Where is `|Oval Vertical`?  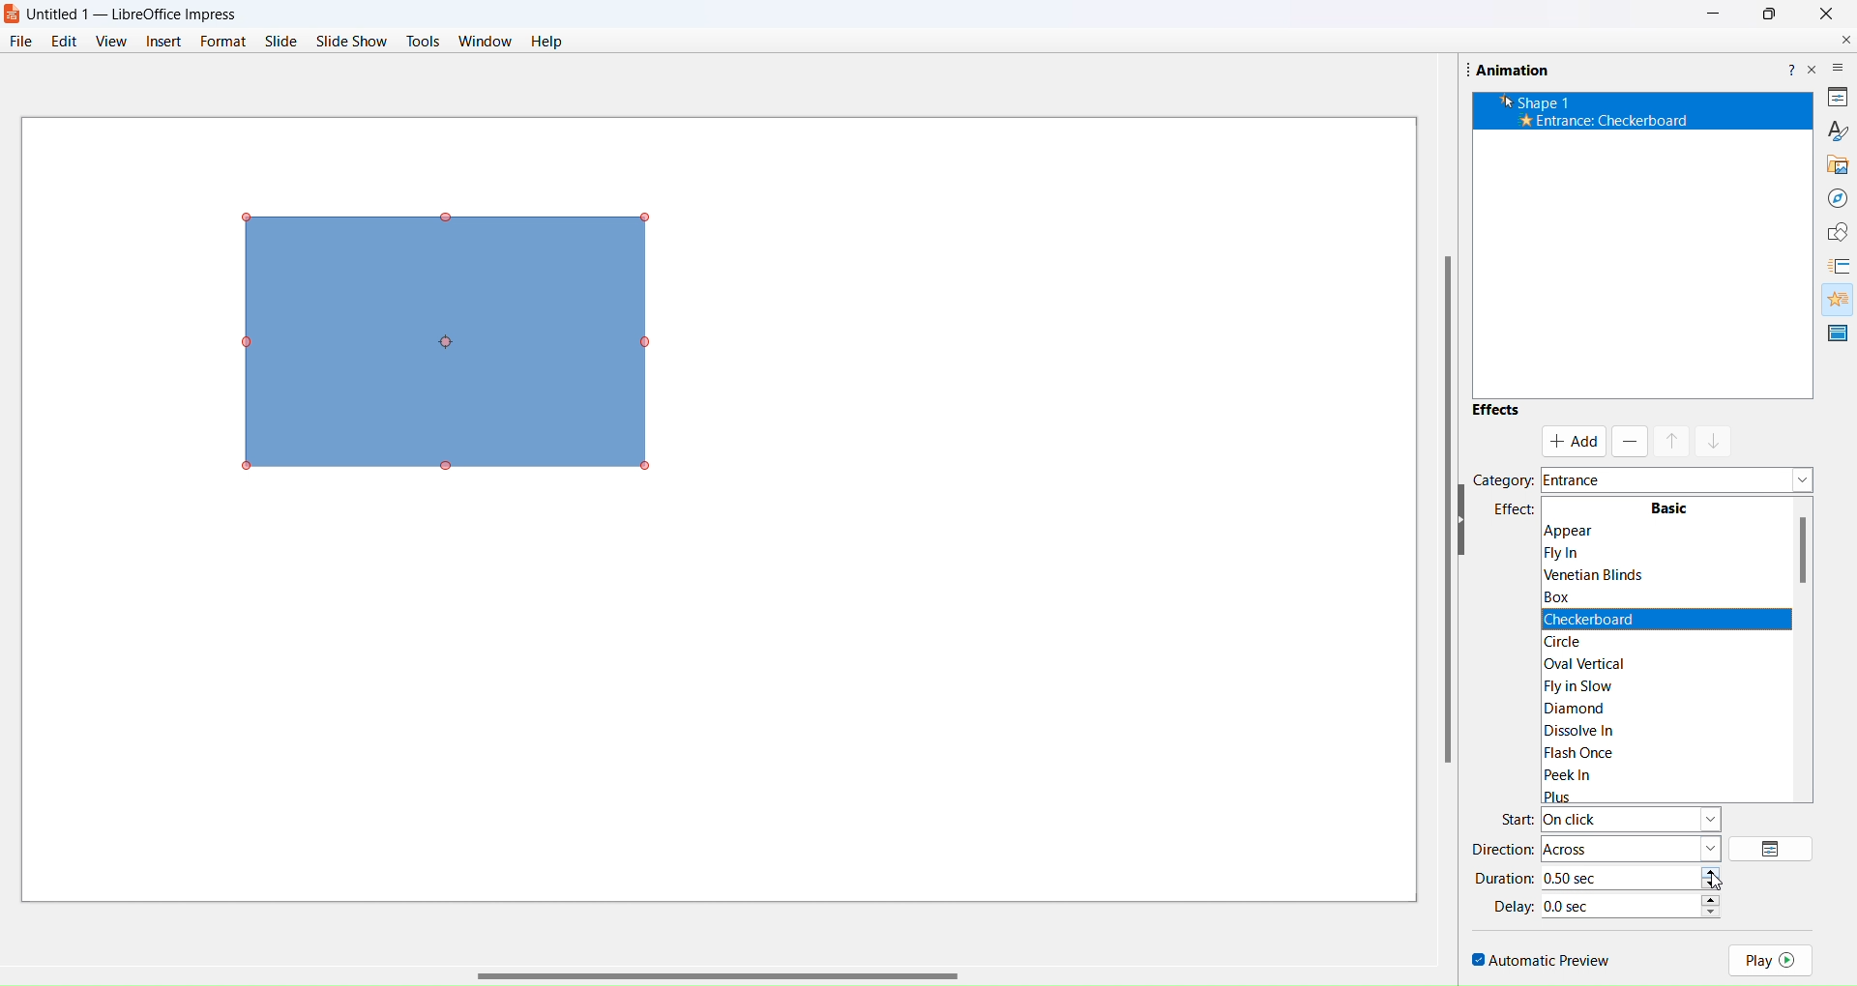 |Oval Vertical is located at coordinates (1597, 661).